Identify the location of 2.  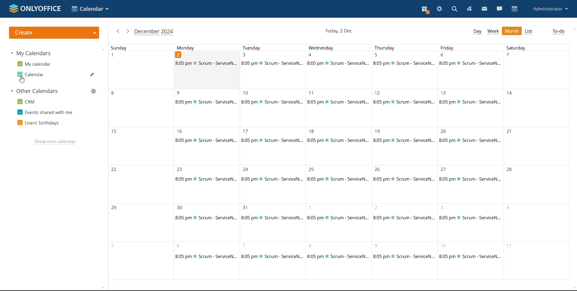
(404, 222).